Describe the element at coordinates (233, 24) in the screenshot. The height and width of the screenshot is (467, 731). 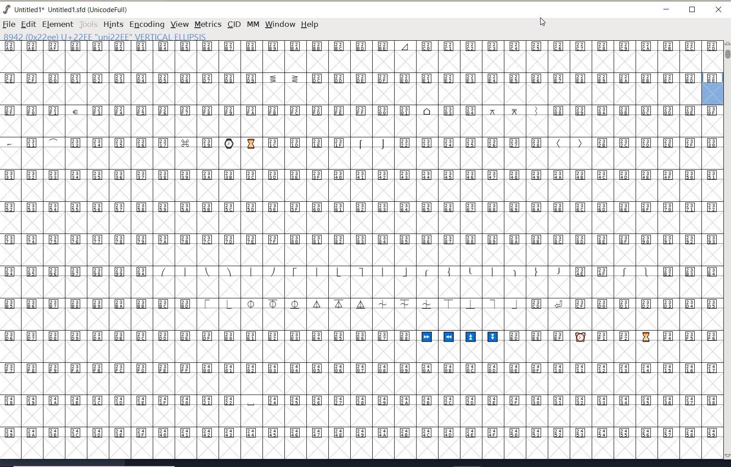
I see `CID` at that location.